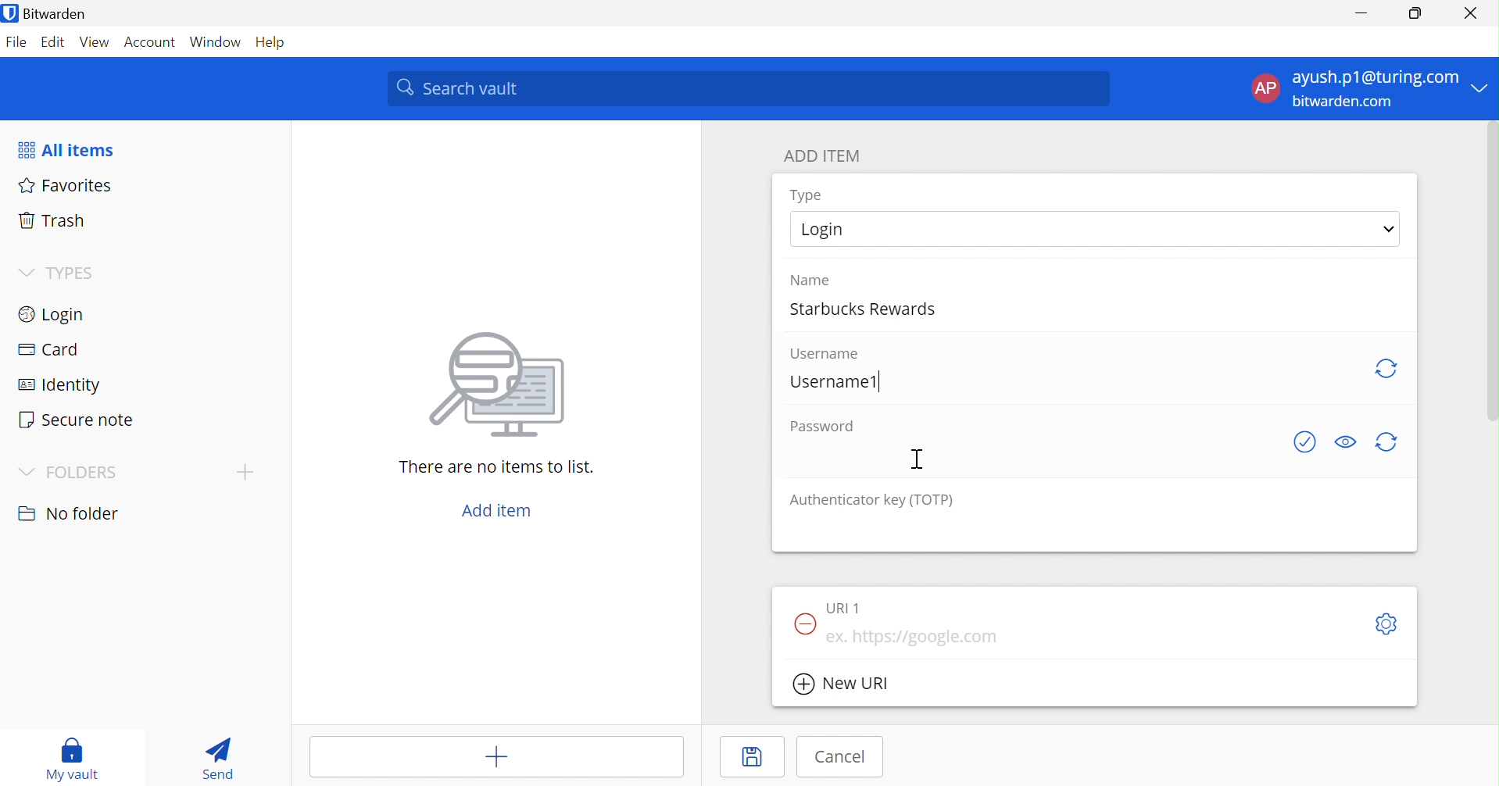 This screenshot has width=1499, height=786. What do you see at coordinates (748, 89) in the screenshot?
I see `Search vault` at bounding box center [748, 89].